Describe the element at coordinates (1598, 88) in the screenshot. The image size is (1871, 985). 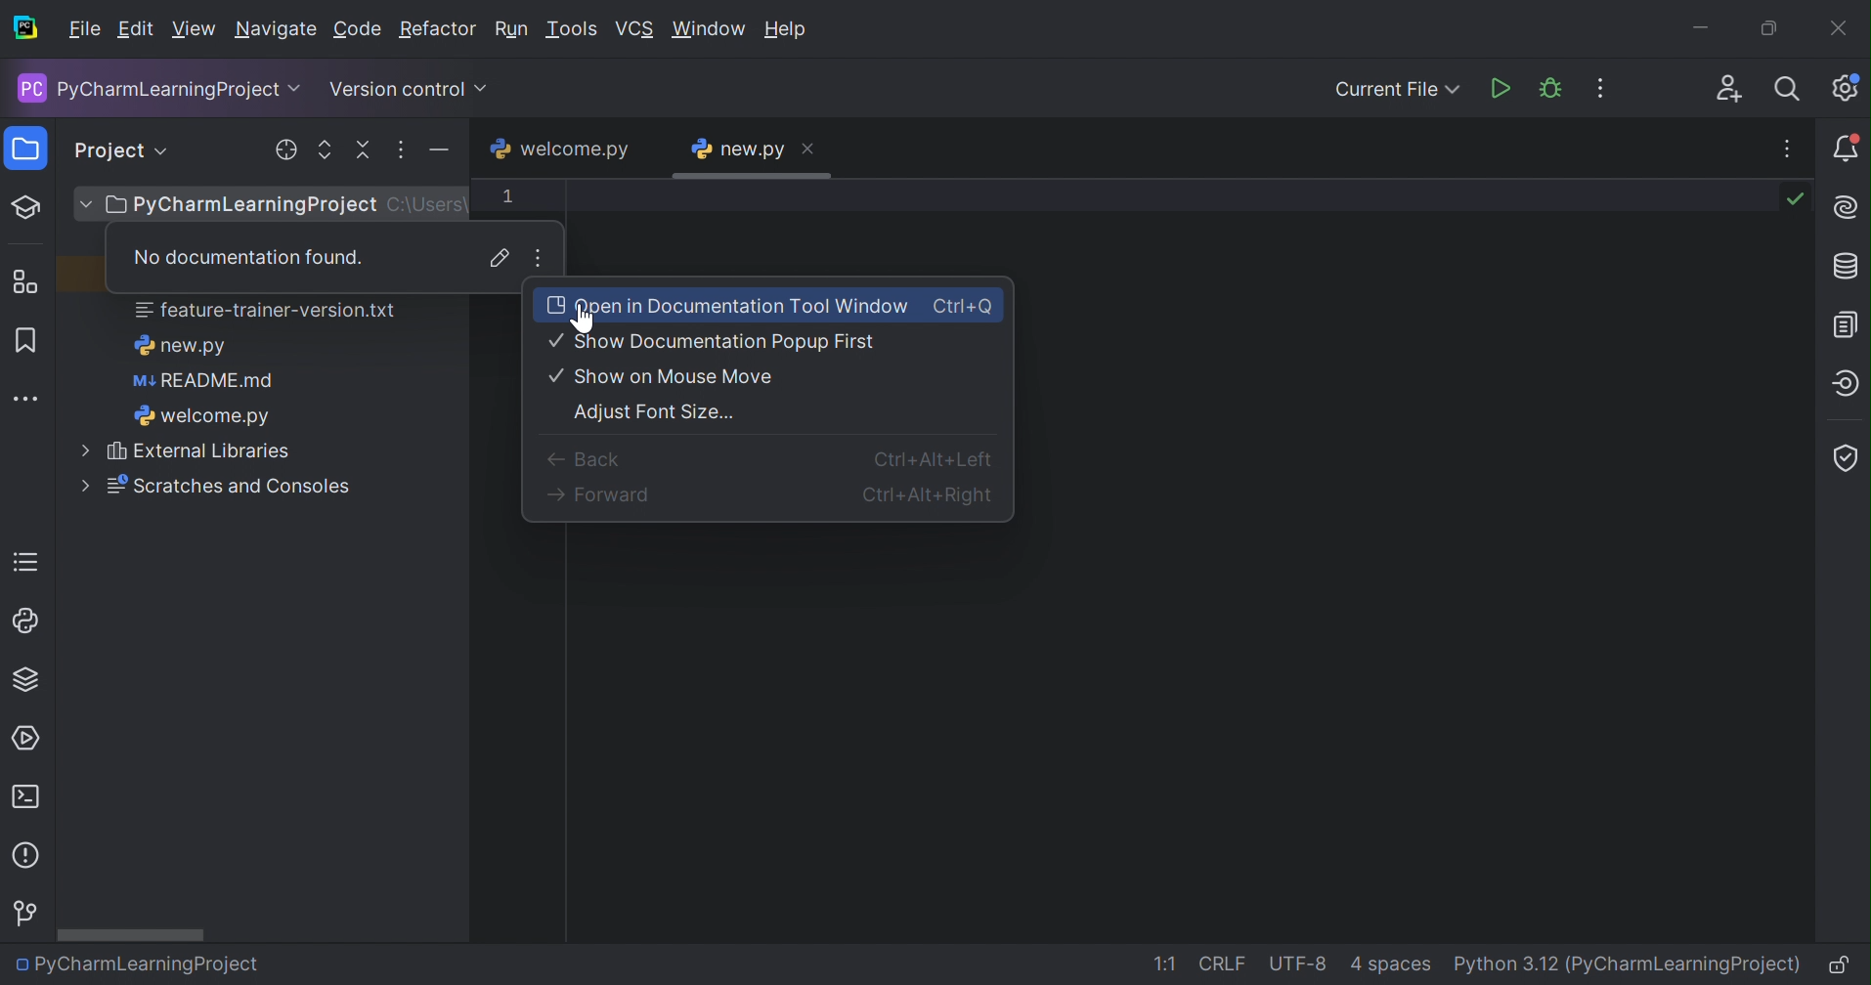
I see `More Actions` at that location.